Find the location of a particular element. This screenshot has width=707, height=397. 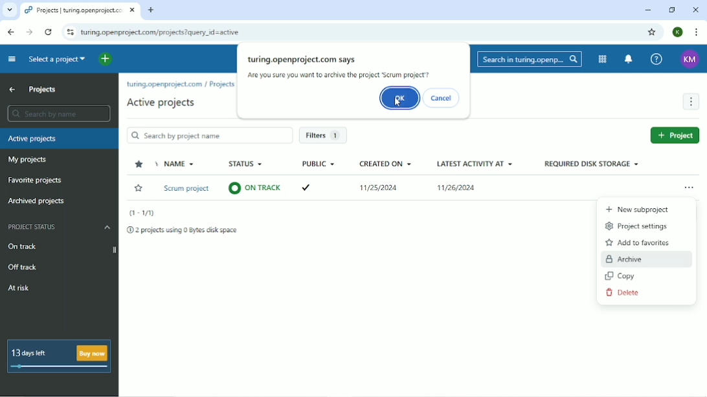

Required disk storage is located at coordinates (590, 164).